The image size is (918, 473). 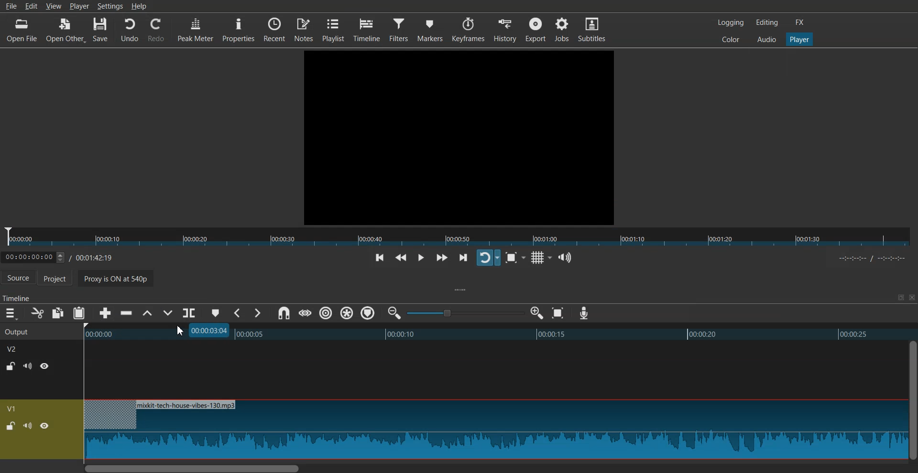 I want to click on Cursor, so click(x=181, y=331).